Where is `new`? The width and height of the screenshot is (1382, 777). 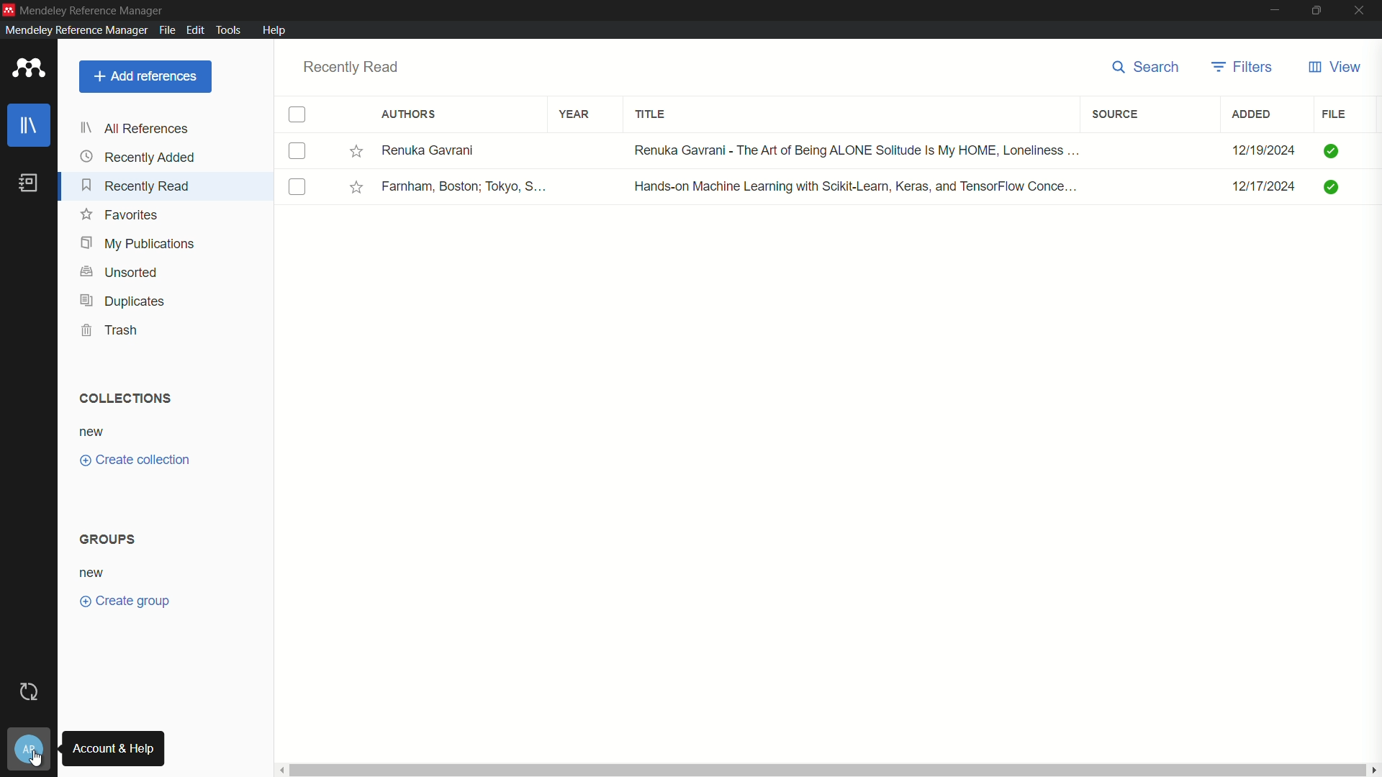 new is located at coordinates (94, 431).